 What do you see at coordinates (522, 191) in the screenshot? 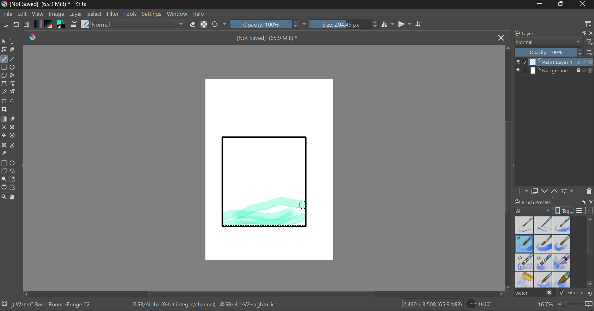
I see `Add Layer` at bounding box center [522, 191].